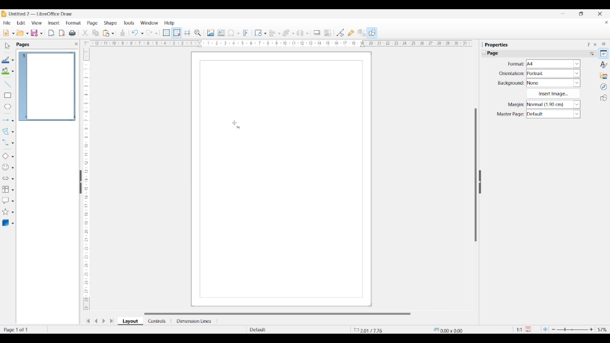 The width and height of the screenshot is (610, 343). I want to click on More options, so click(592, 53).